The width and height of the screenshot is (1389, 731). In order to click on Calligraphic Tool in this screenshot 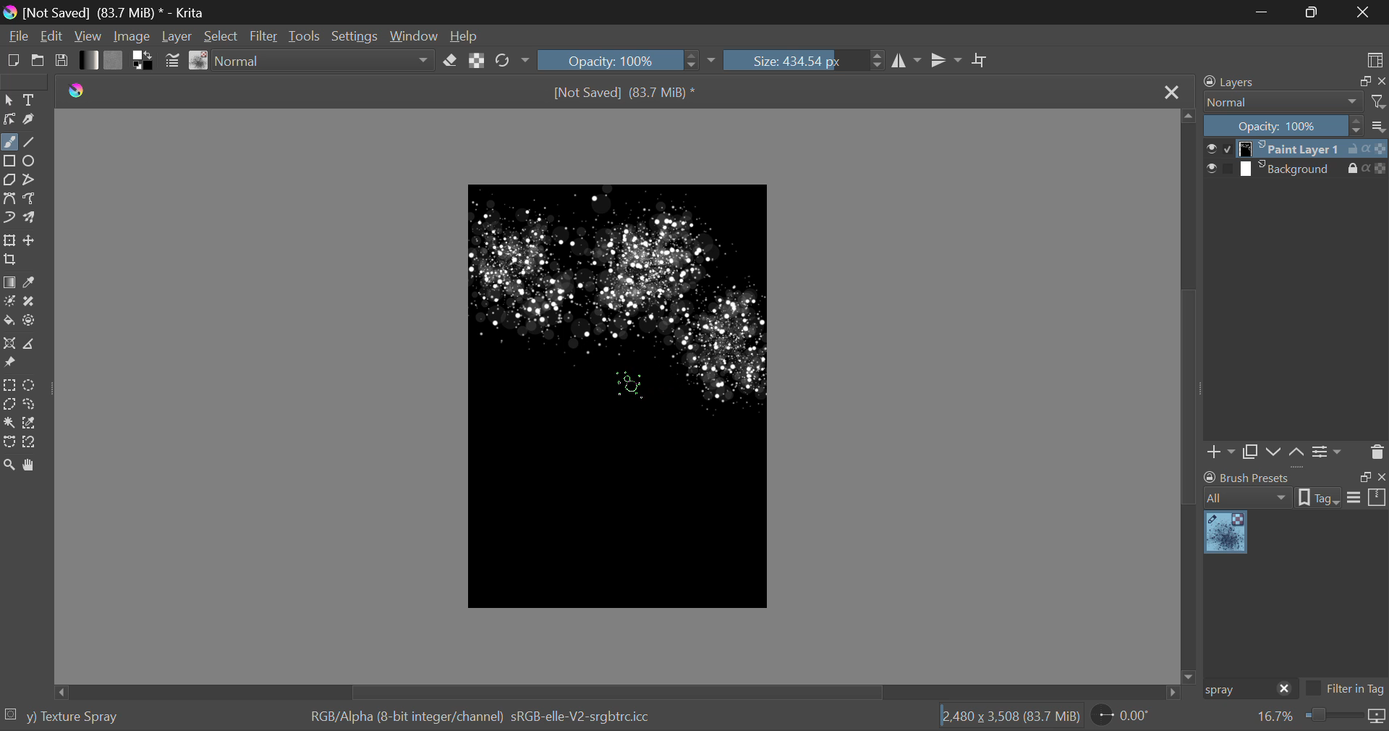, I will do `click(31, 119)`.